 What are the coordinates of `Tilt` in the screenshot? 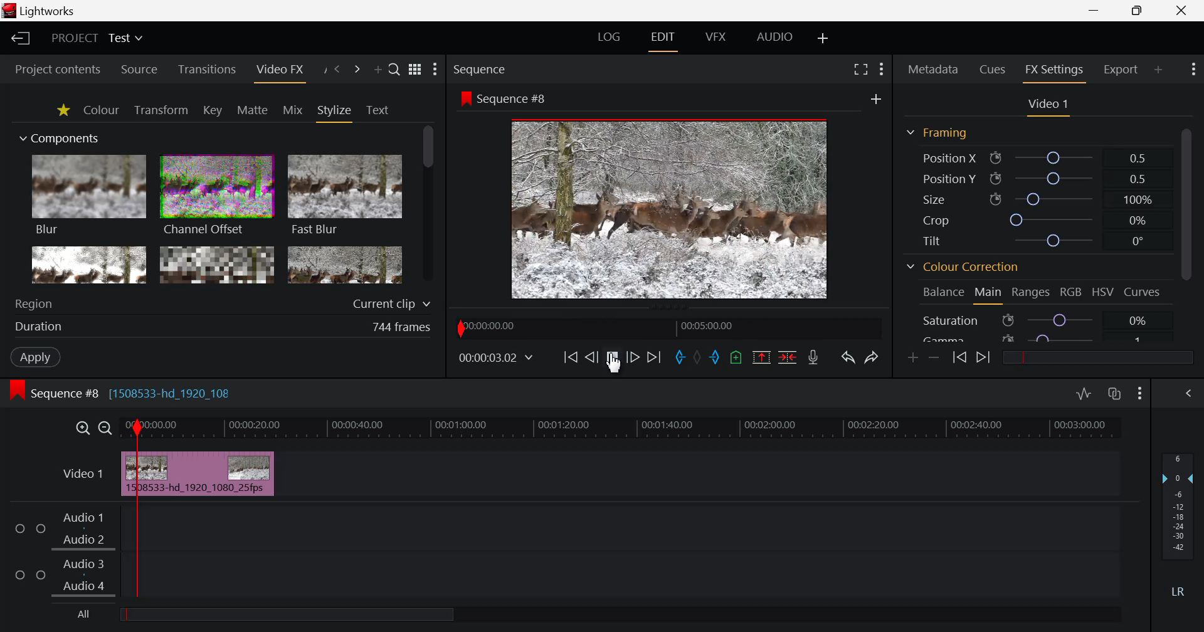 It's located at (1032, 241).